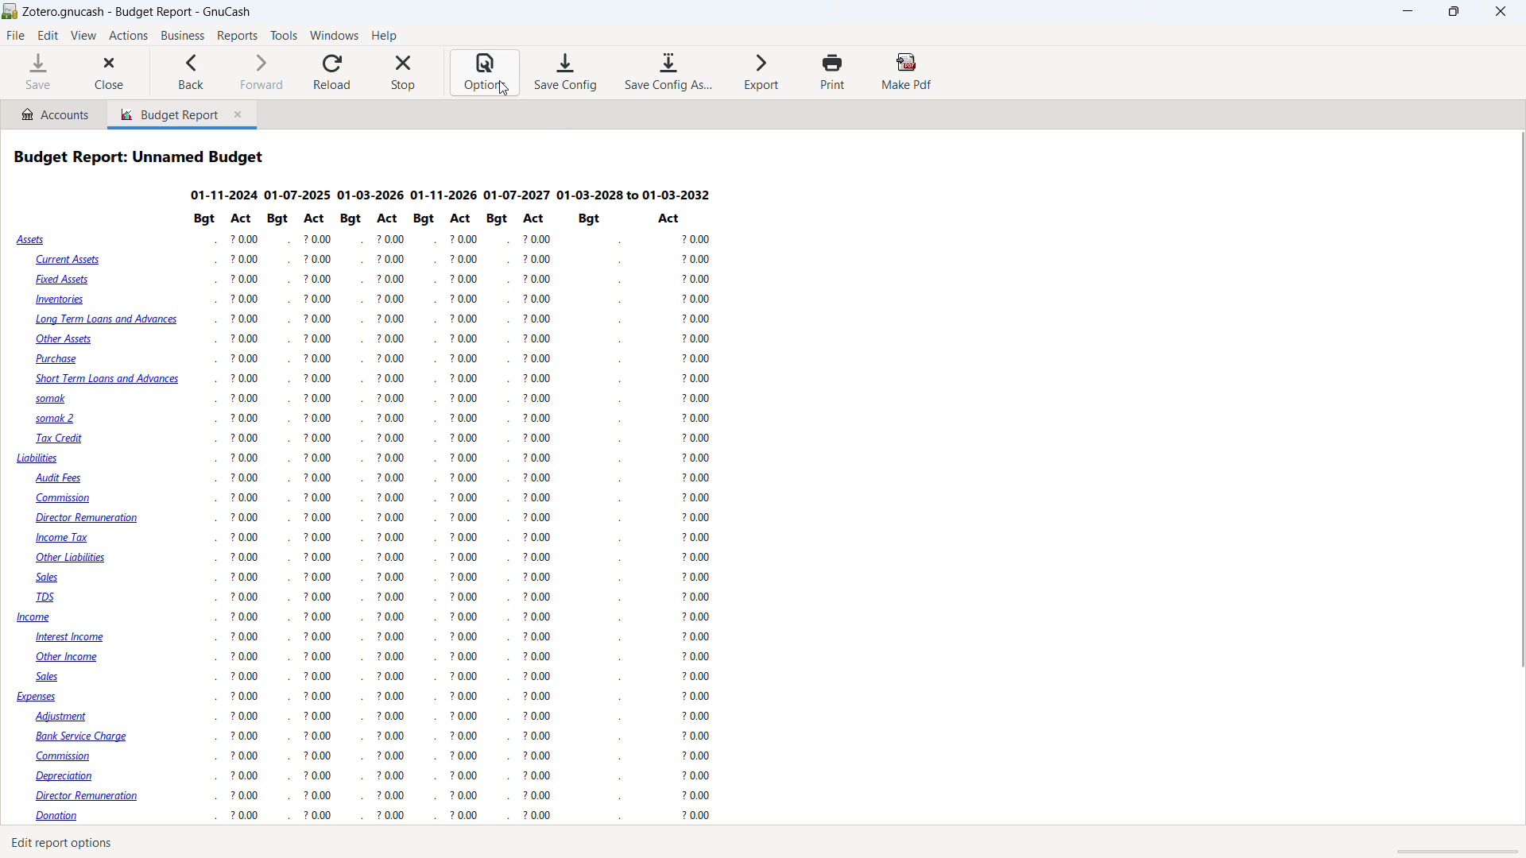  Describe the element at coordinates (451, 195) in the screenshot. I see `duration` at that location.